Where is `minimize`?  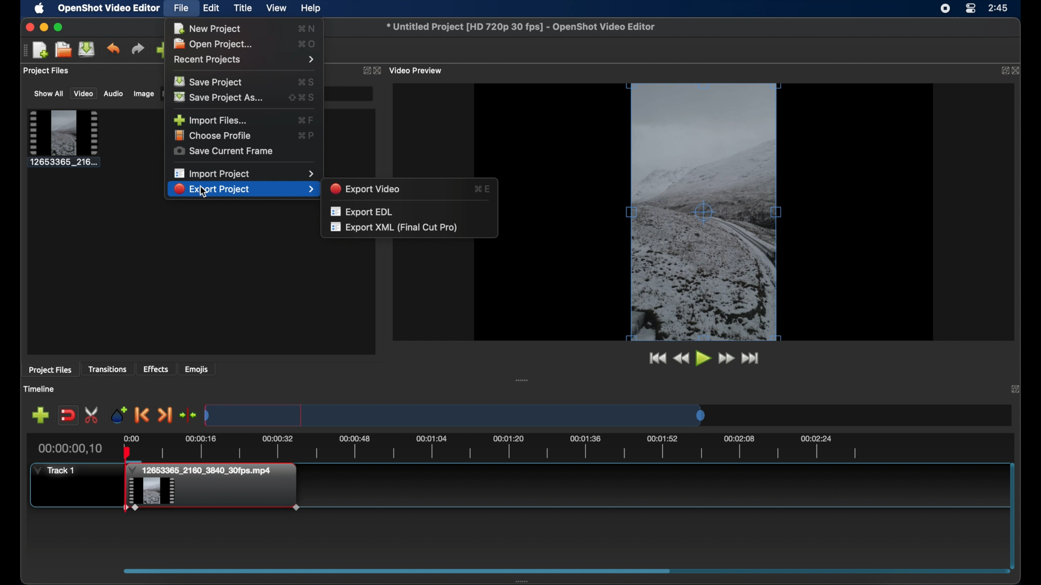
minimize is located at coordinates (44, 27).